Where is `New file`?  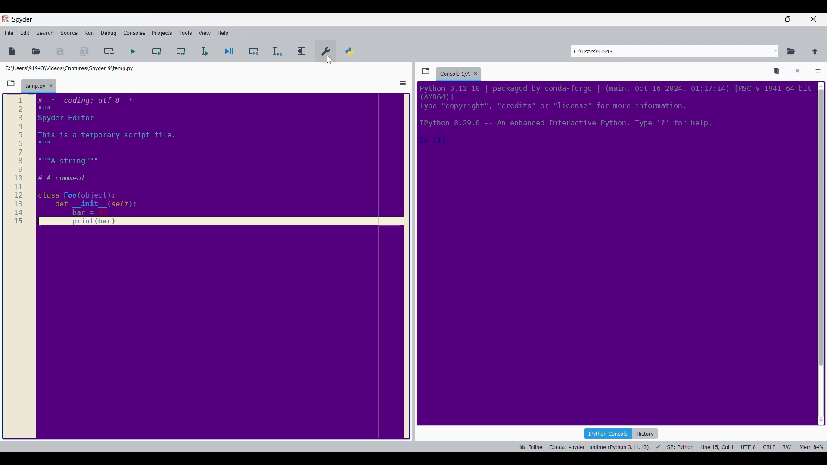
New file is located at coordinates (12, 51).